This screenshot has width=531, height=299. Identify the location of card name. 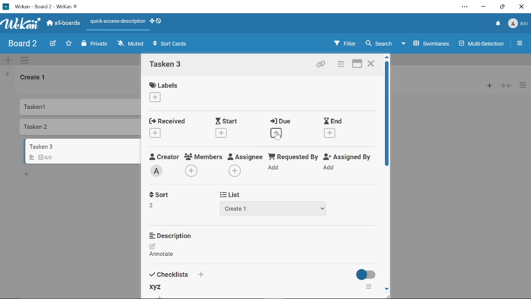
(166, 65).